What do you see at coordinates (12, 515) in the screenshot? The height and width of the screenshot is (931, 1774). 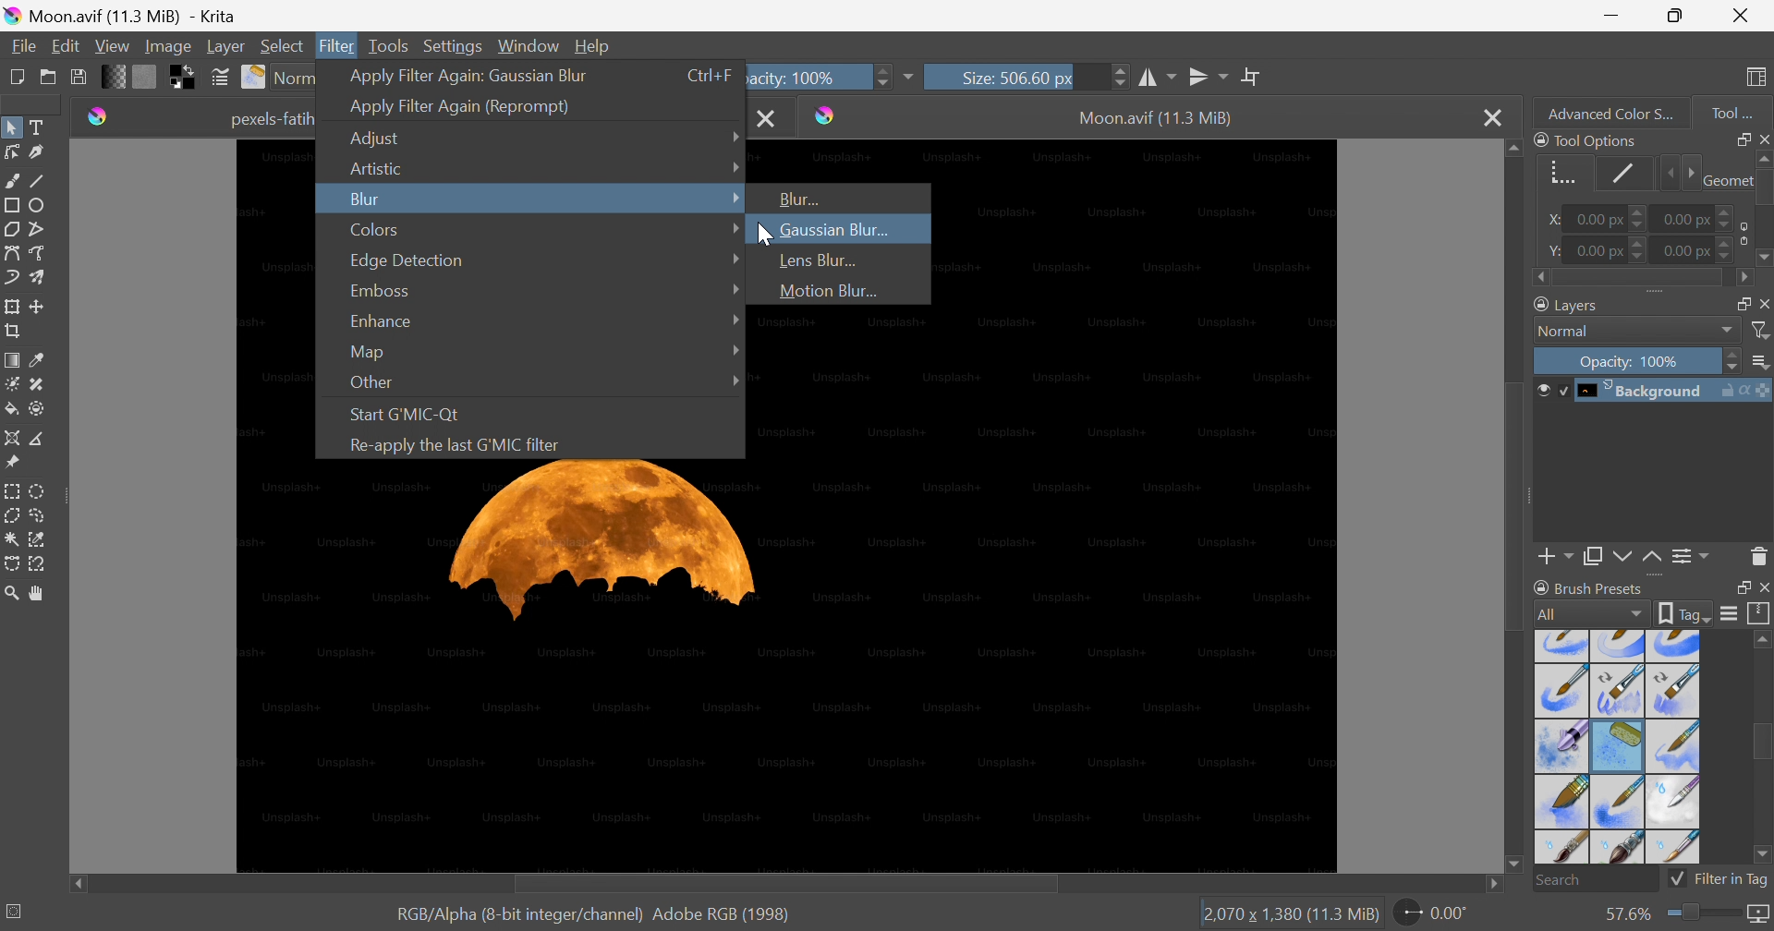 I see `Polygonal selection tool` at bounding box center [12, 515].